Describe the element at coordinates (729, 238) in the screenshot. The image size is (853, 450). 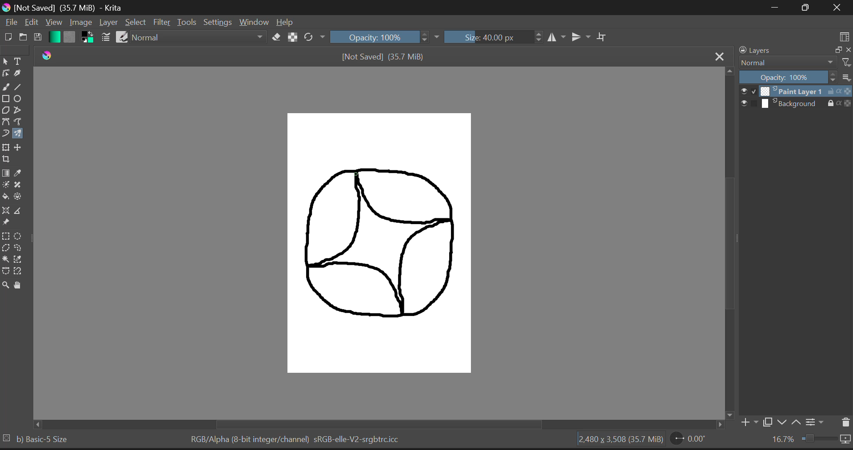
I see `Scroll Bar` at that location.